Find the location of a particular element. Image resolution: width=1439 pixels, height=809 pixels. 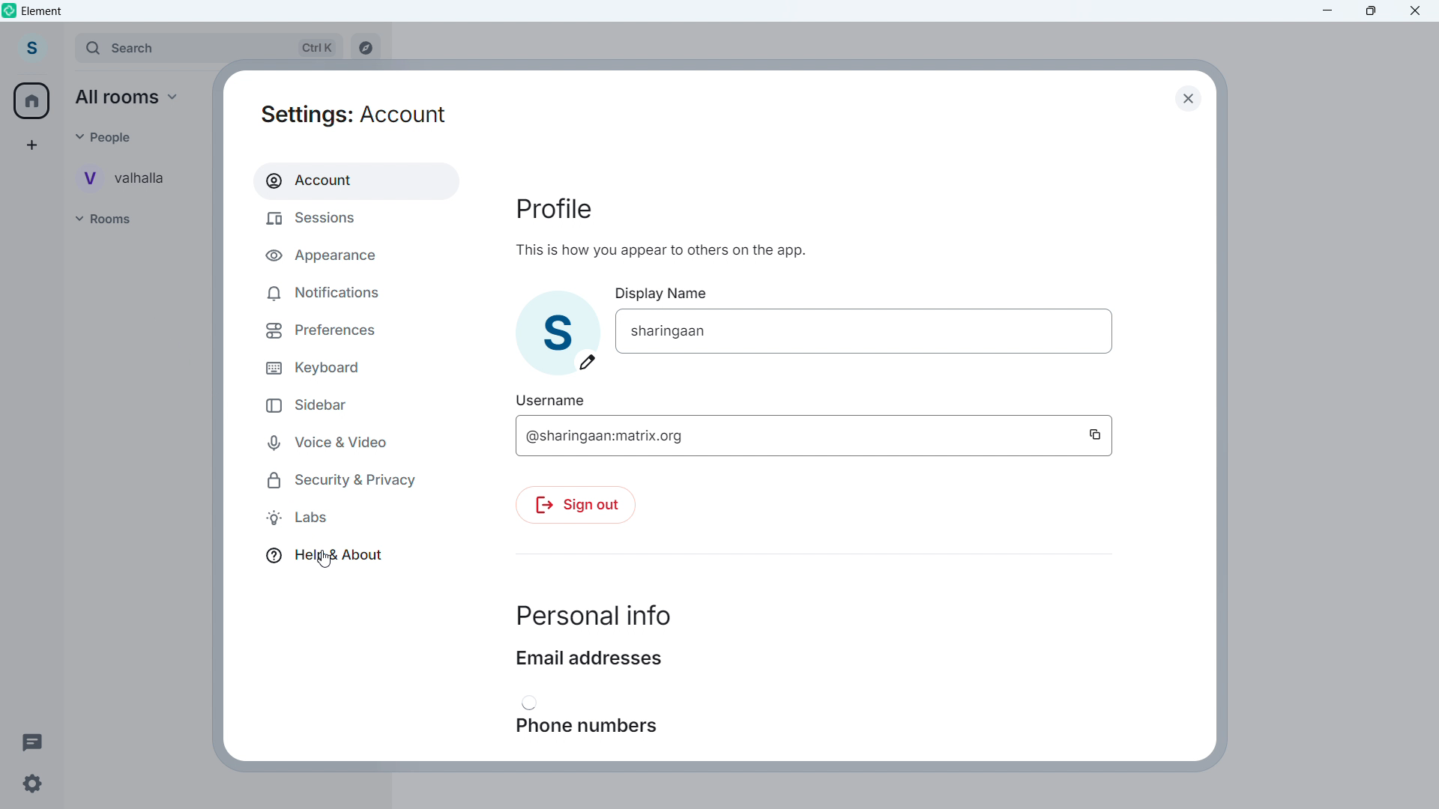

Display Name is located at coordinates (667, 292).